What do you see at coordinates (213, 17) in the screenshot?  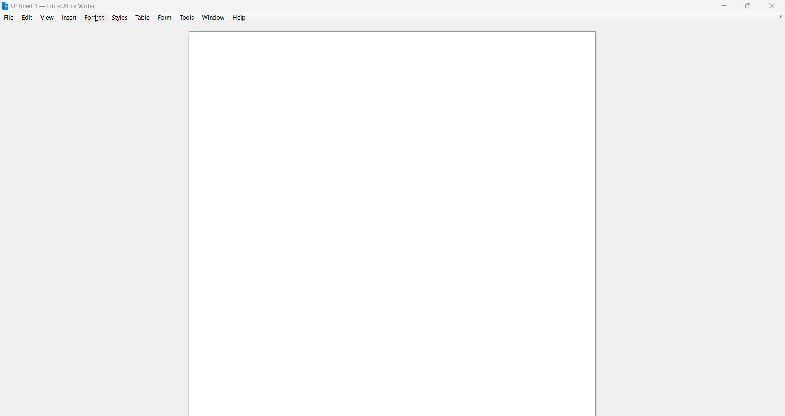 I see `window` at bounding box center [213, 17].